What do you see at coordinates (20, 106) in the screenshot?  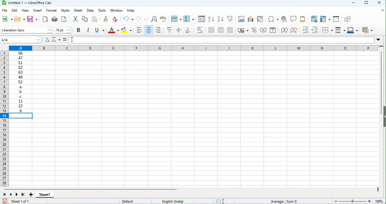 I see `22` at bounding box center [20, 106].